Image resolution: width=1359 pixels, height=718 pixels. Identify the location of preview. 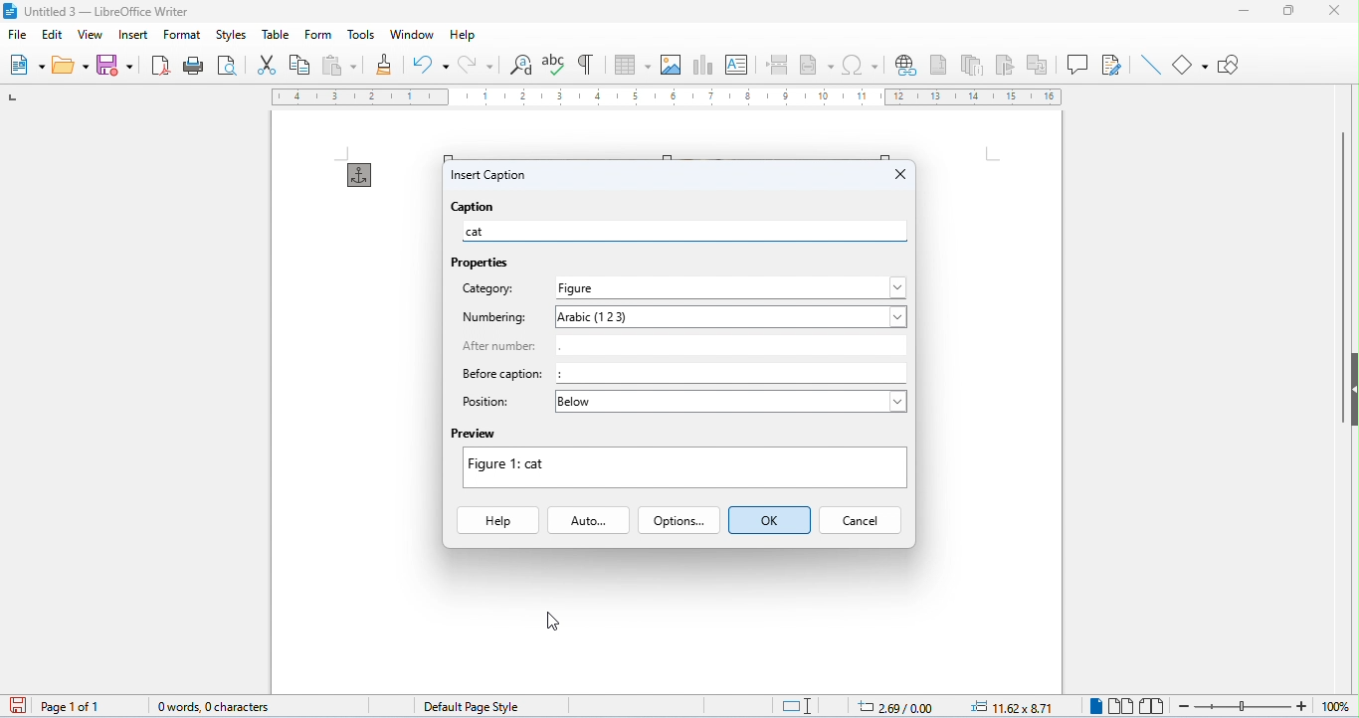
(472, 434).